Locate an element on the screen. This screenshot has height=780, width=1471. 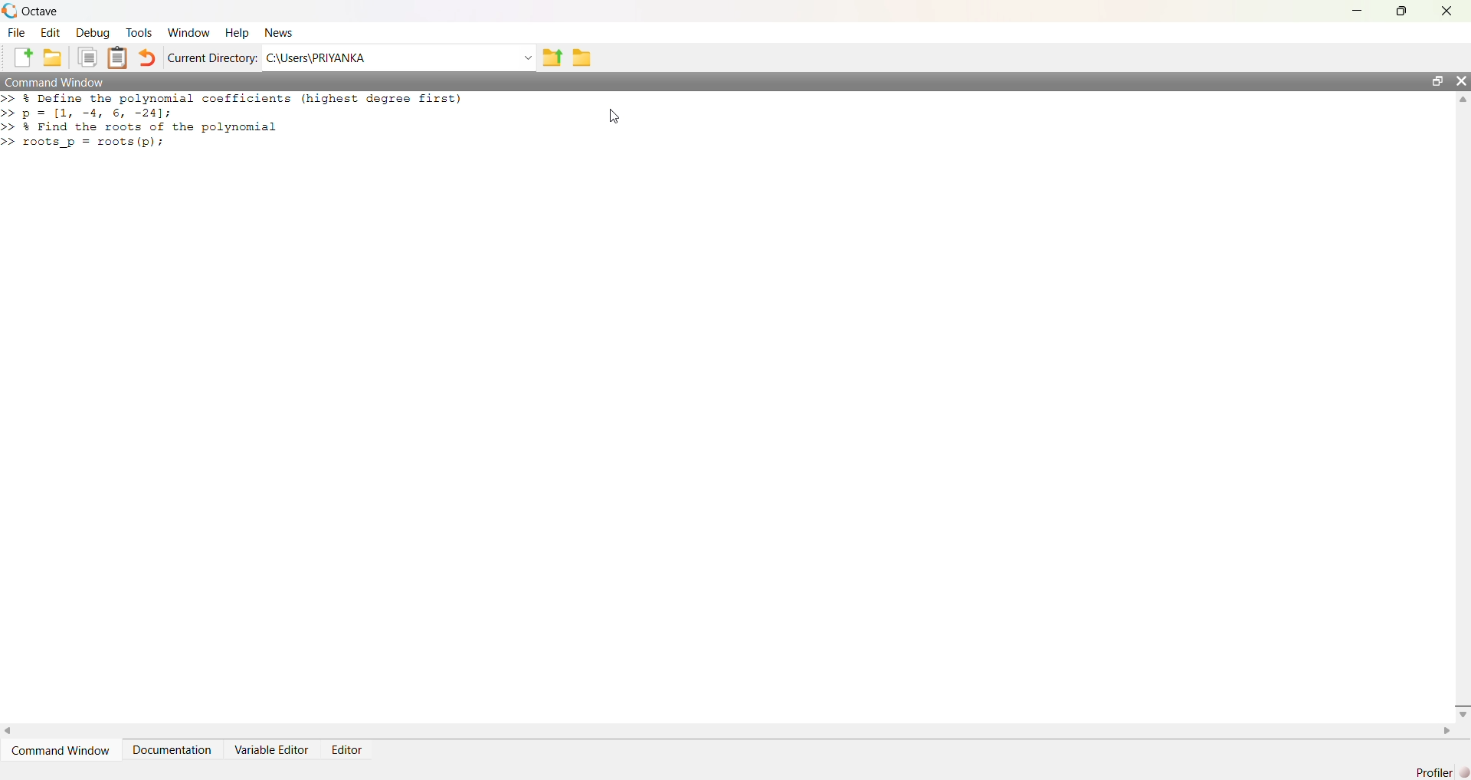
Create a new file is located at coordinates (21, 56).